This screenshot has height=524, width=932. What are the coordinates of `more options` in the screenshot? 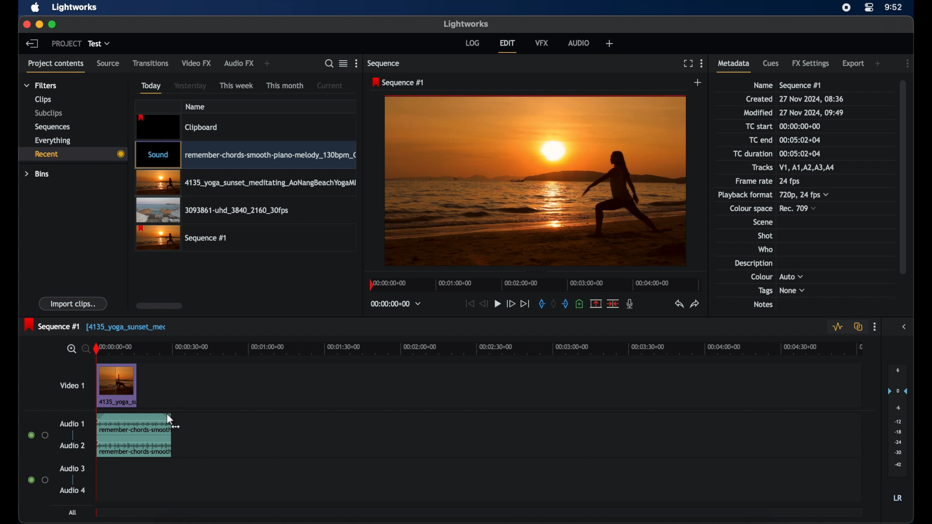 It's located at (702, 64).